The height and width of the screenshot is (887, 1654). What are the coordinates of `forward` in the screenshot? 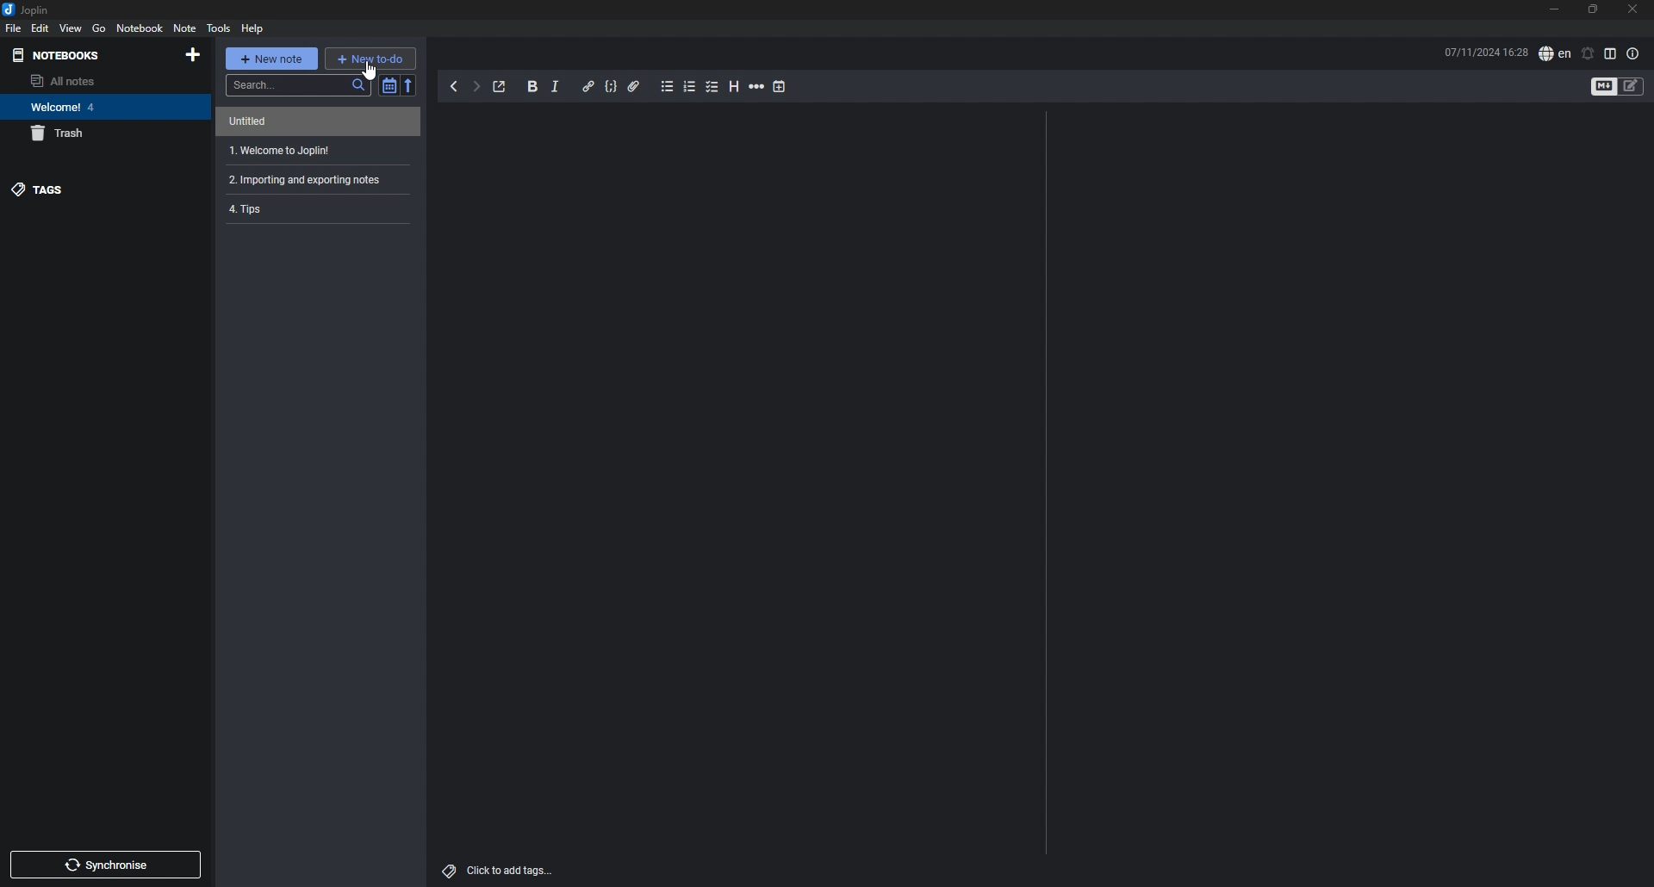 It's located at (476, 87).